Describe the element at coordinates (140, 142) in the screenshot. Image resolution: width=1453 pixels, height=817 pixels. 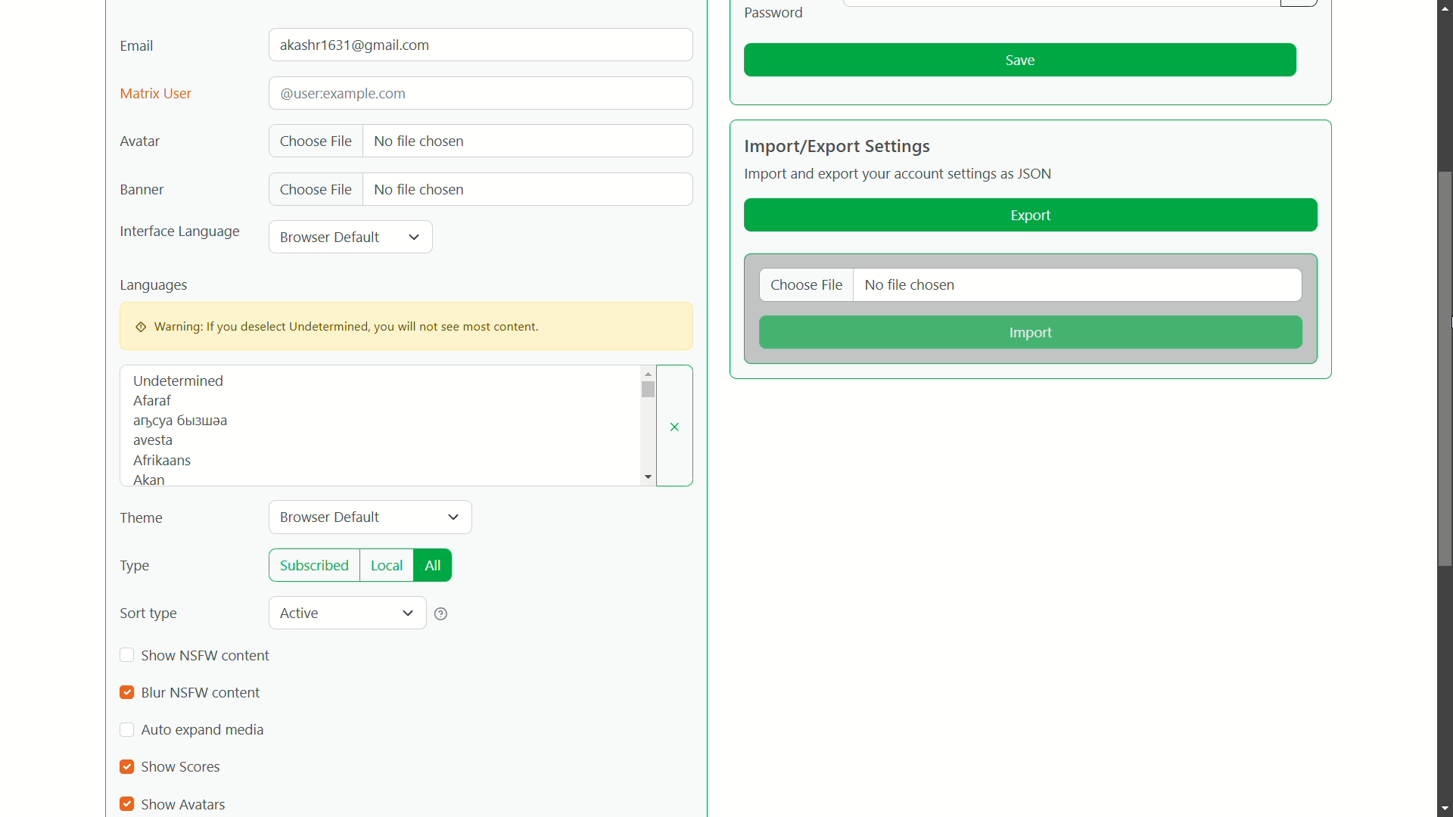
I see `avatar` at that location.